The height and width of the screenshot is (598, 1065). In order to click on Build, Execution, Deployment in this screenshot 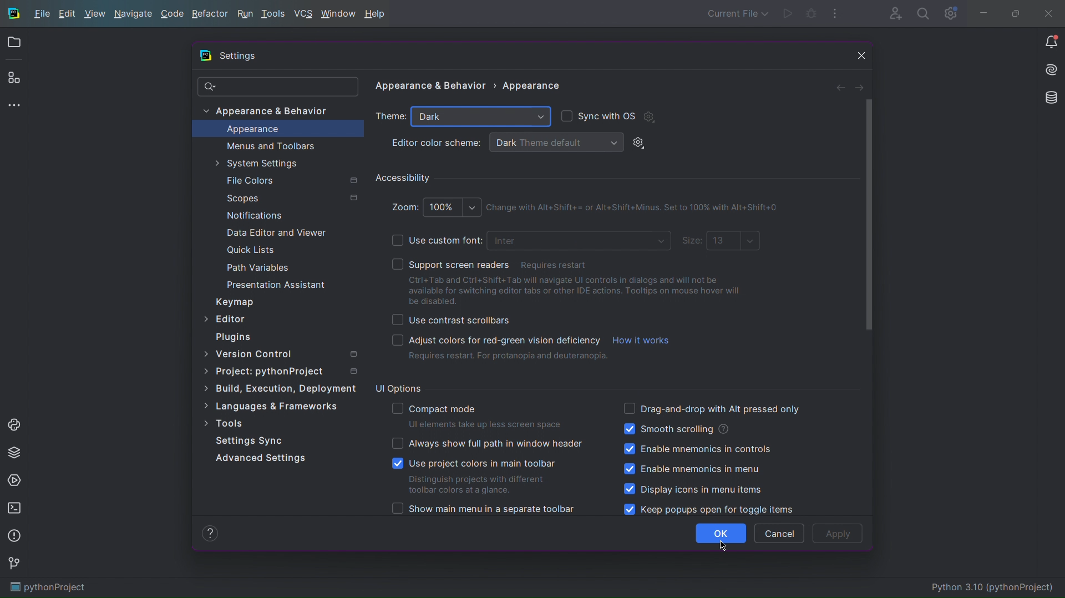, I will do `click(280, 387)`.